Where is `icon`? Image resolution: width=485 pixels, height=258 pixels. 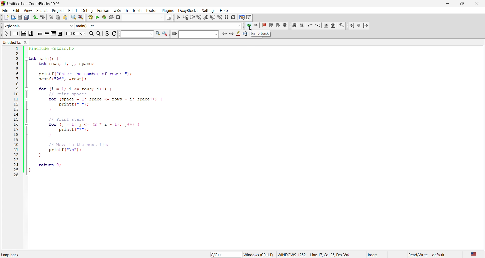
icon is located at coordinates (75, 33).